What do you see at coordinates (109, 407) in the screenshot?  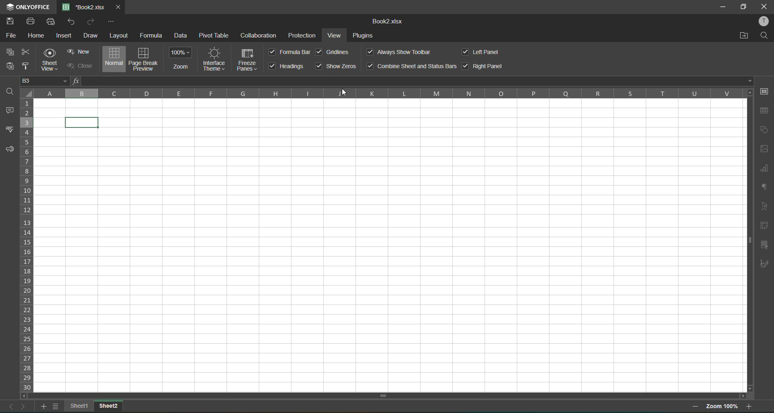 I see `sheet 2` at bounding box center [109, 407].